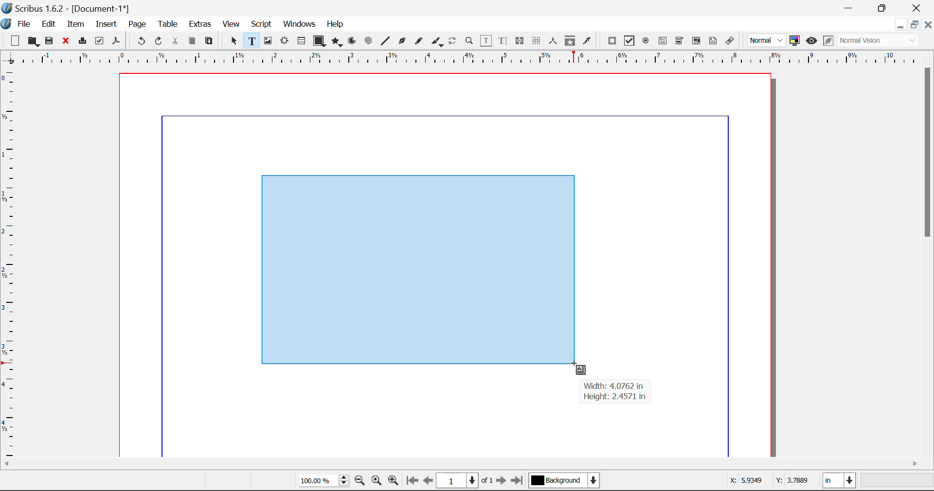 The image size is (934, 491). What do you see at coordinates (767, 41) in the screenshot?
I see `Preview Mode` at bounding box center [767, 41].